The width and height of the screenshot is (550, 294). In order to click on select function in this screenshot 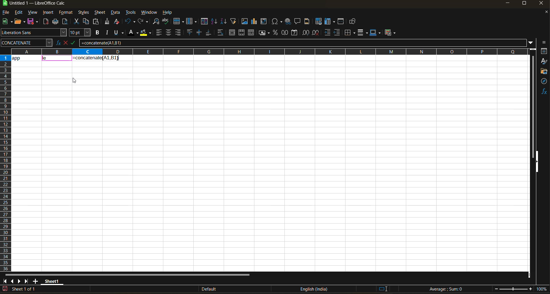, I will do `click(67, 42)`.